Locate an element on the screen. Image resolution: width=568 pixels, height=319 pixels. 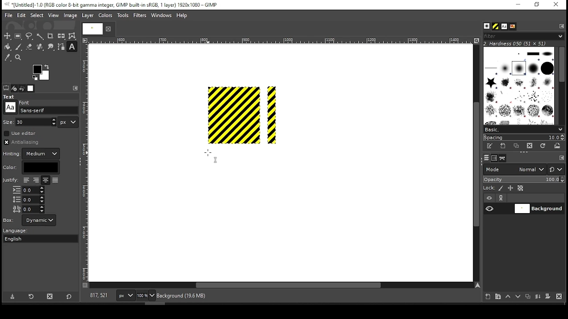
 is located at coordinates (215, 161).